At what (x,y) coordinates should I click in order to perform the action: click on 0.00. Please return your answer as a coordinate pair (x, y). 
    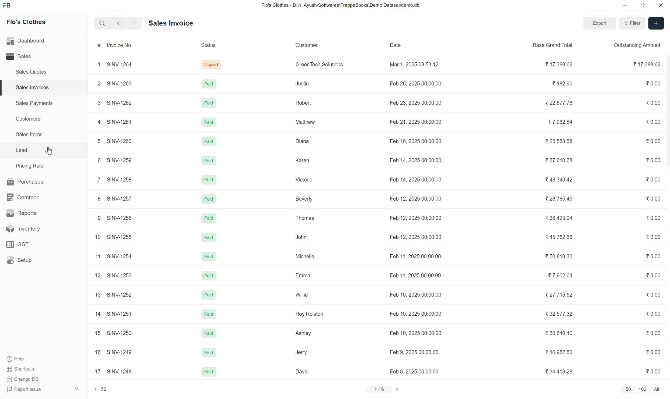
    Looking at the image, I should click on (653, 313).